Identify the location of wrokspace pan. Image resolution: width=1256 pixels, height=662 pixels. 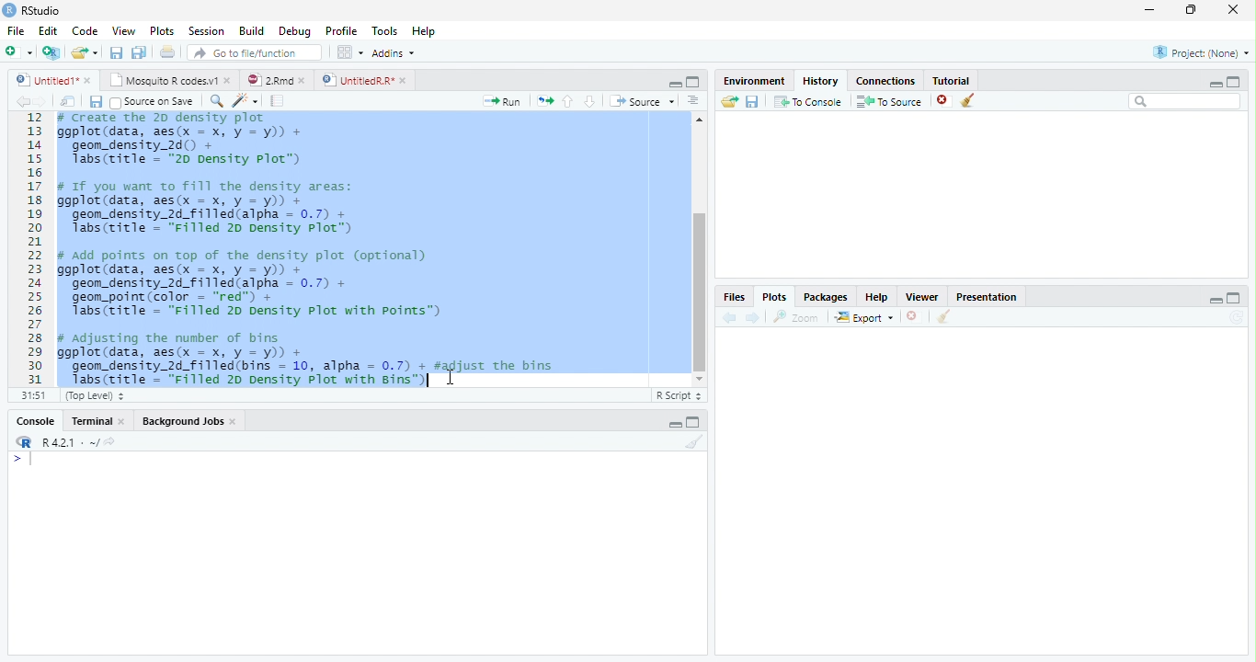
(348, 52).